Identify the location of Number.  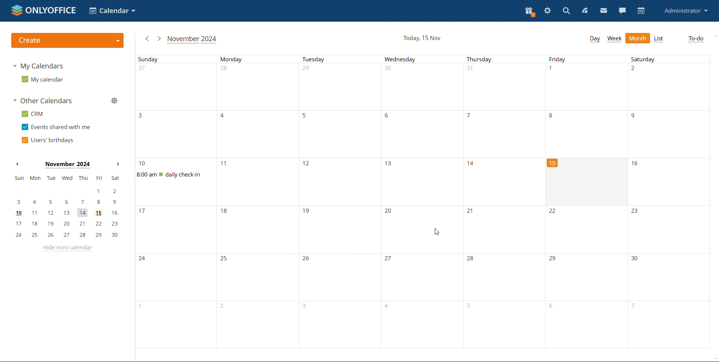
(470, 70).